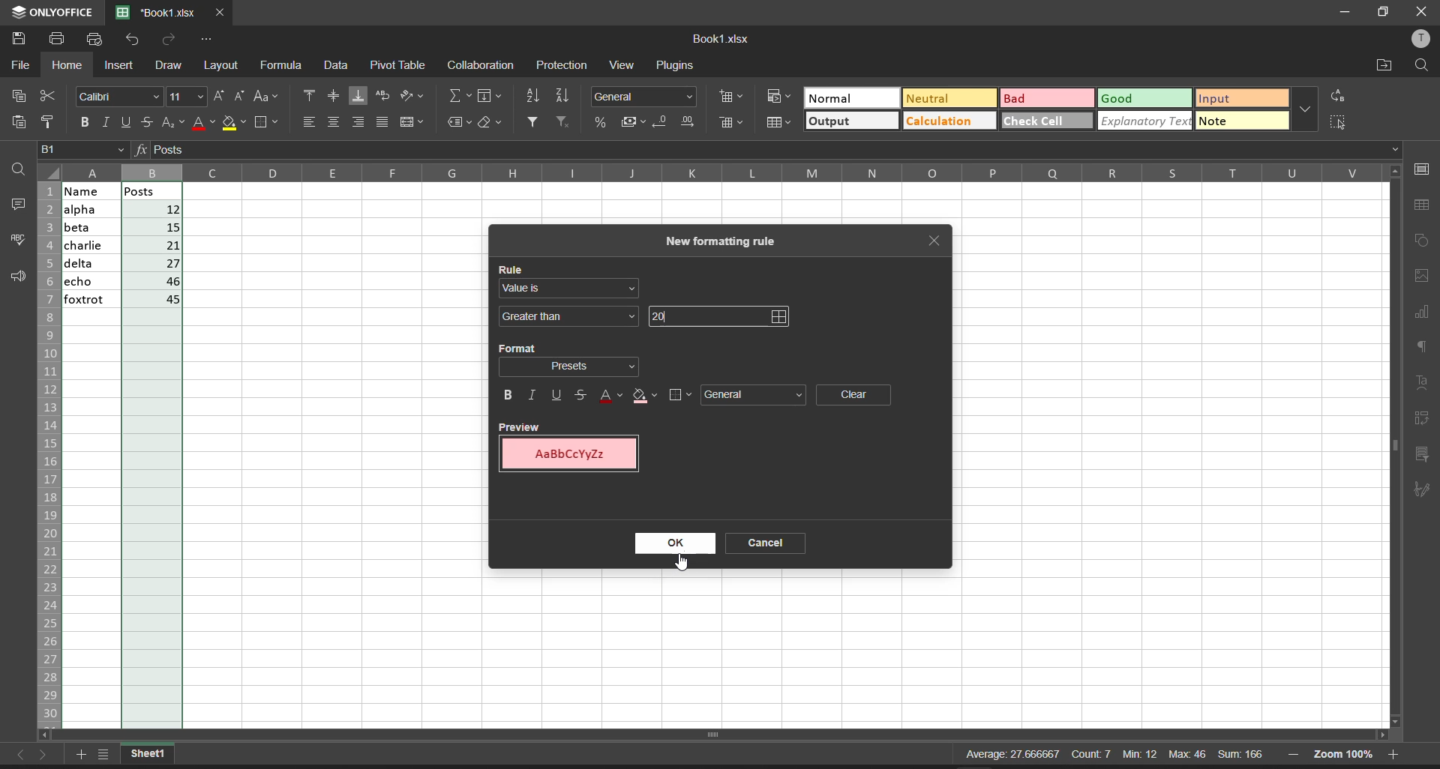 This screenshot has width=1440, height=769. I want to click on explanatory text, so click(1146, 121).